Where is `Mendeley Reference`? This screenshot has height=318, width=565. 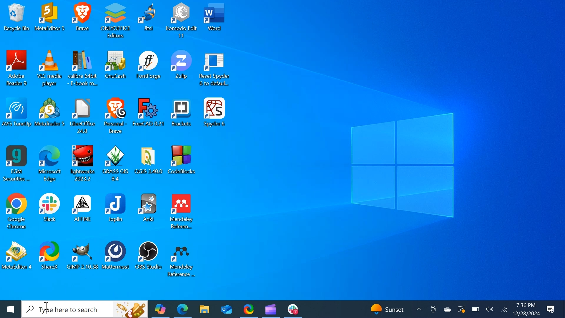
Mendeley Reference is located at coordinates (184, 260).